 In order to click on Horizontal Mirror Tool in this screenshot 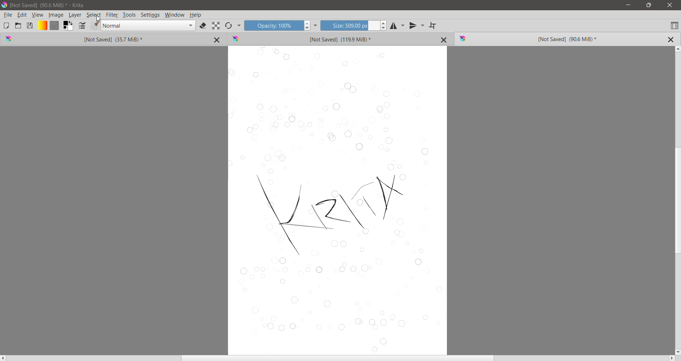, I will do `click(398, 25)`.